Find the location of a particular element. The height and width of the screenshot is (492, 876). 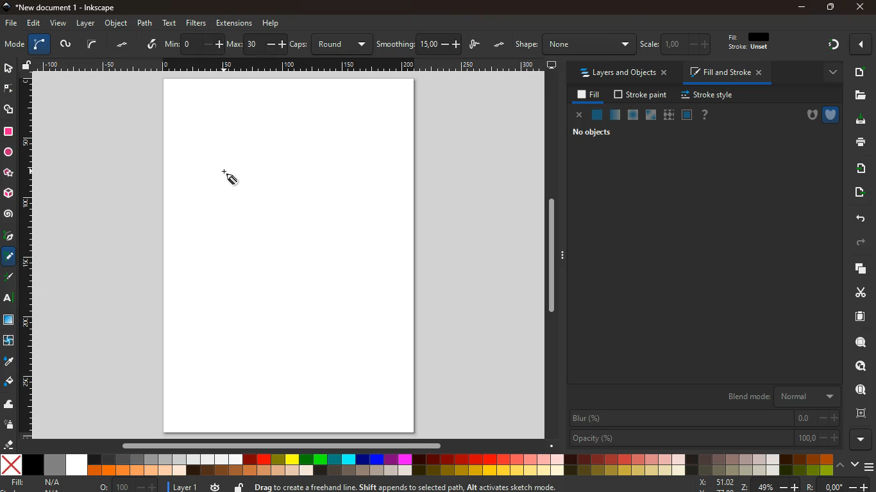

node is located at coordinates (10, 88).